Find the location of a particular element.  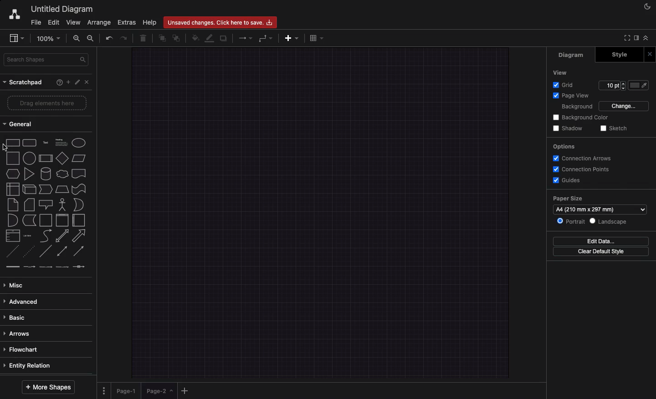

Basic is located at coordinates (17, 315).